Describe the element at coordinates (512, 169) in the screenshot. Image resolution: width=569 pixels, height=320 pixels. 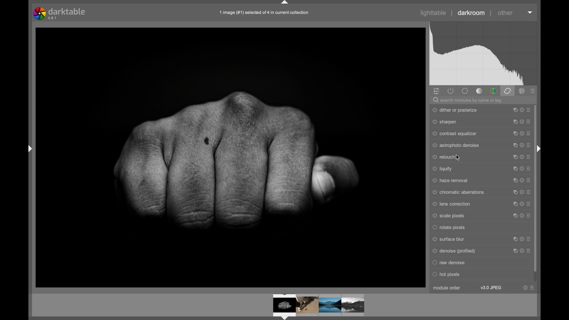
I see `maximize` at that location.